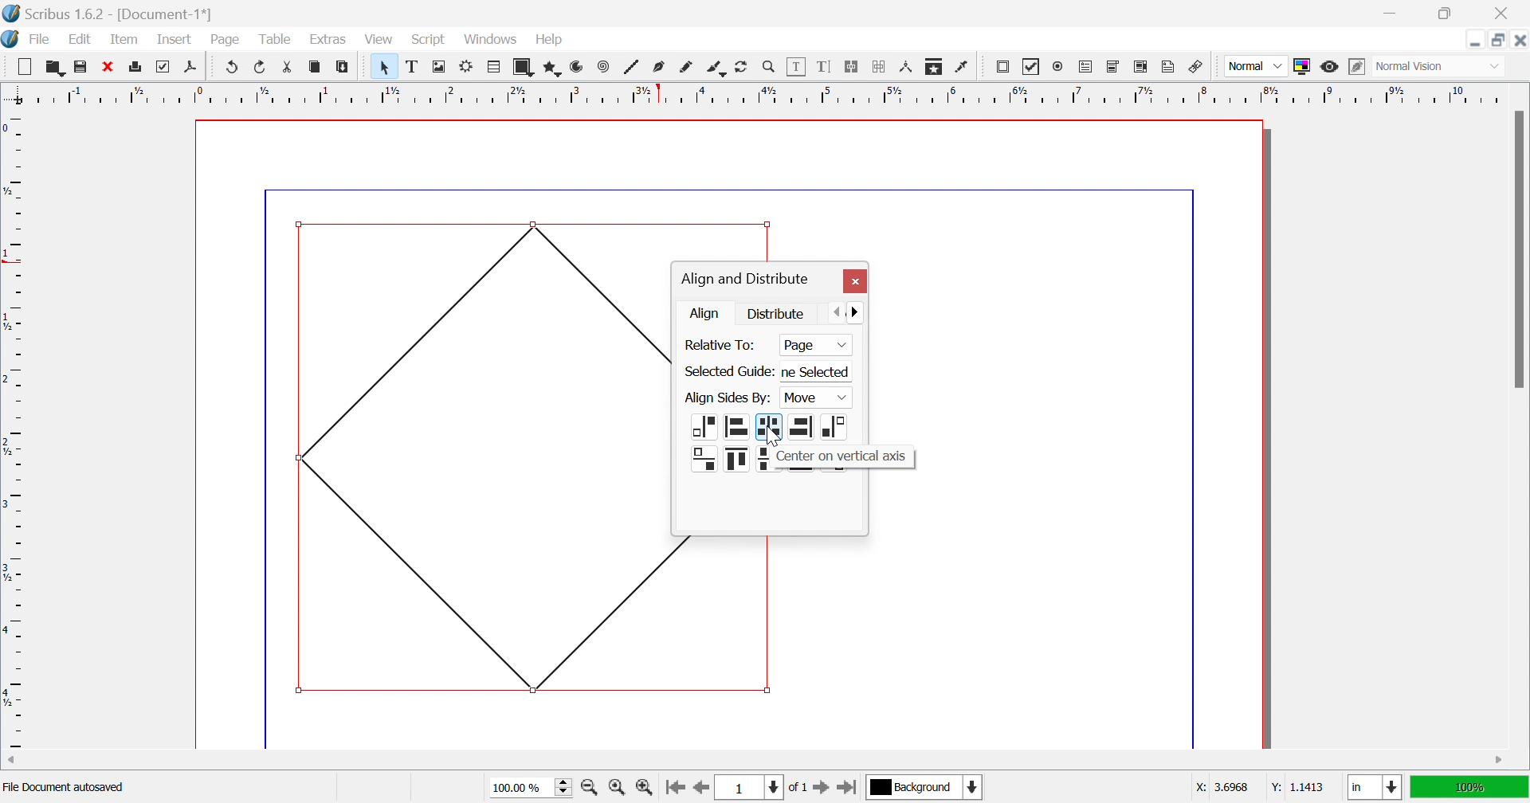 This screenshot has height=803, width=1530. What do you see at coordinates (699, 793) in the screenshot?
I see `Go to the previous page` at bounding box center [699, 793].